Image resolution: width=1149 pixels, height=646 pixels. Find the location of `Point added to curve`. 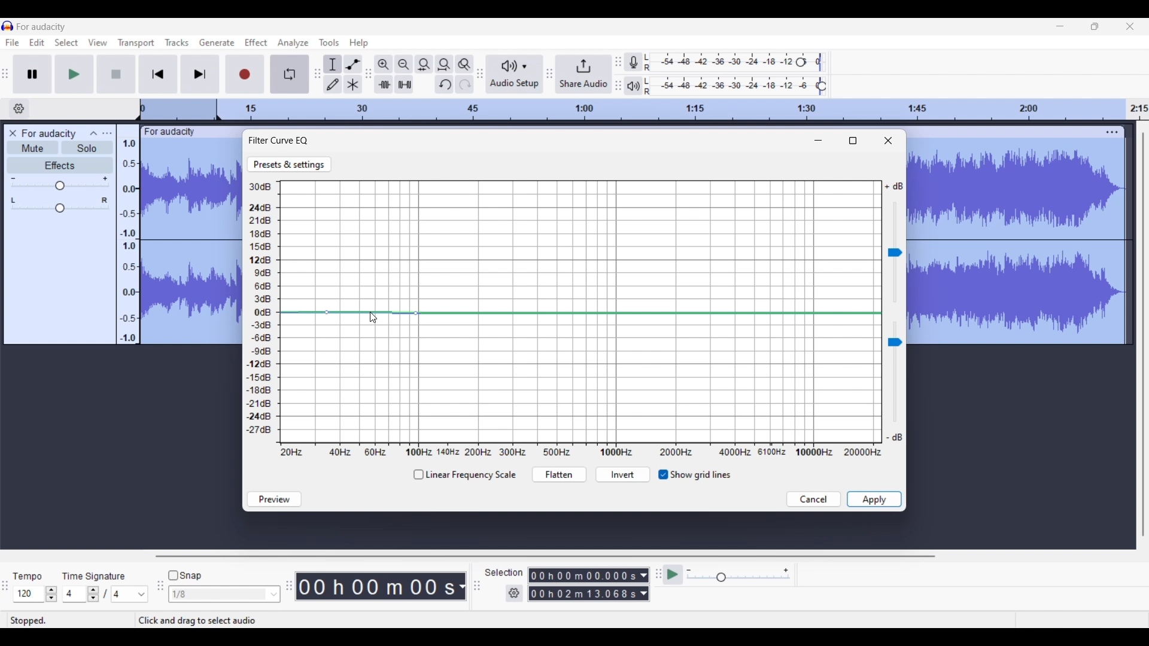

Point added to curve is located at coordinates (327, 313).